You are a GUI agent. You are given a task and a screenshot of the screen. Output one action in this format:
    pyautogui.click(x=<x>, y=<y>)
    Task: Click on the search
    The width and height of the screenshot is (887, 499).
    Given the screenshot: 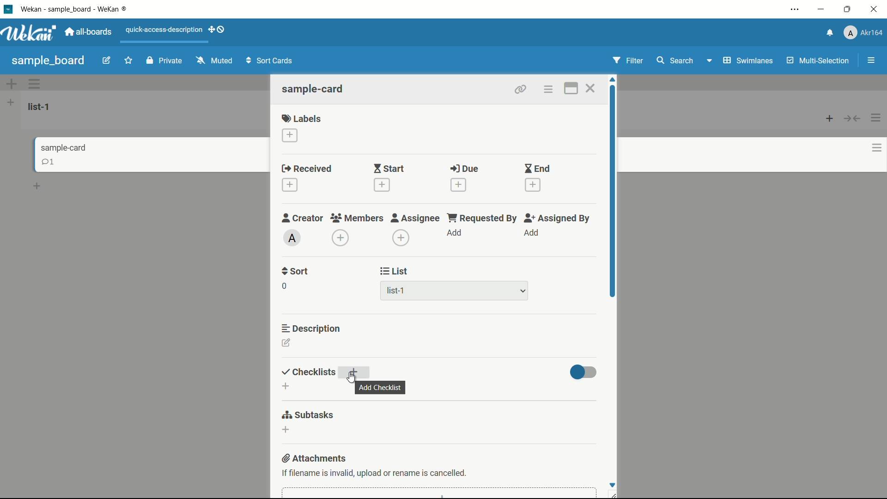 What is the action you would take?
    pyautogui.click(x=676, y=60)
    